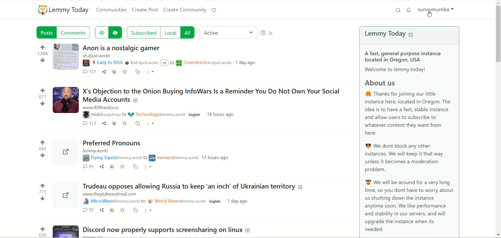 This screenshot has width=501, height=238. Describe the element at coordinates (438, 10) in the screenshot. I see `sunnymumba(account)` at that location.